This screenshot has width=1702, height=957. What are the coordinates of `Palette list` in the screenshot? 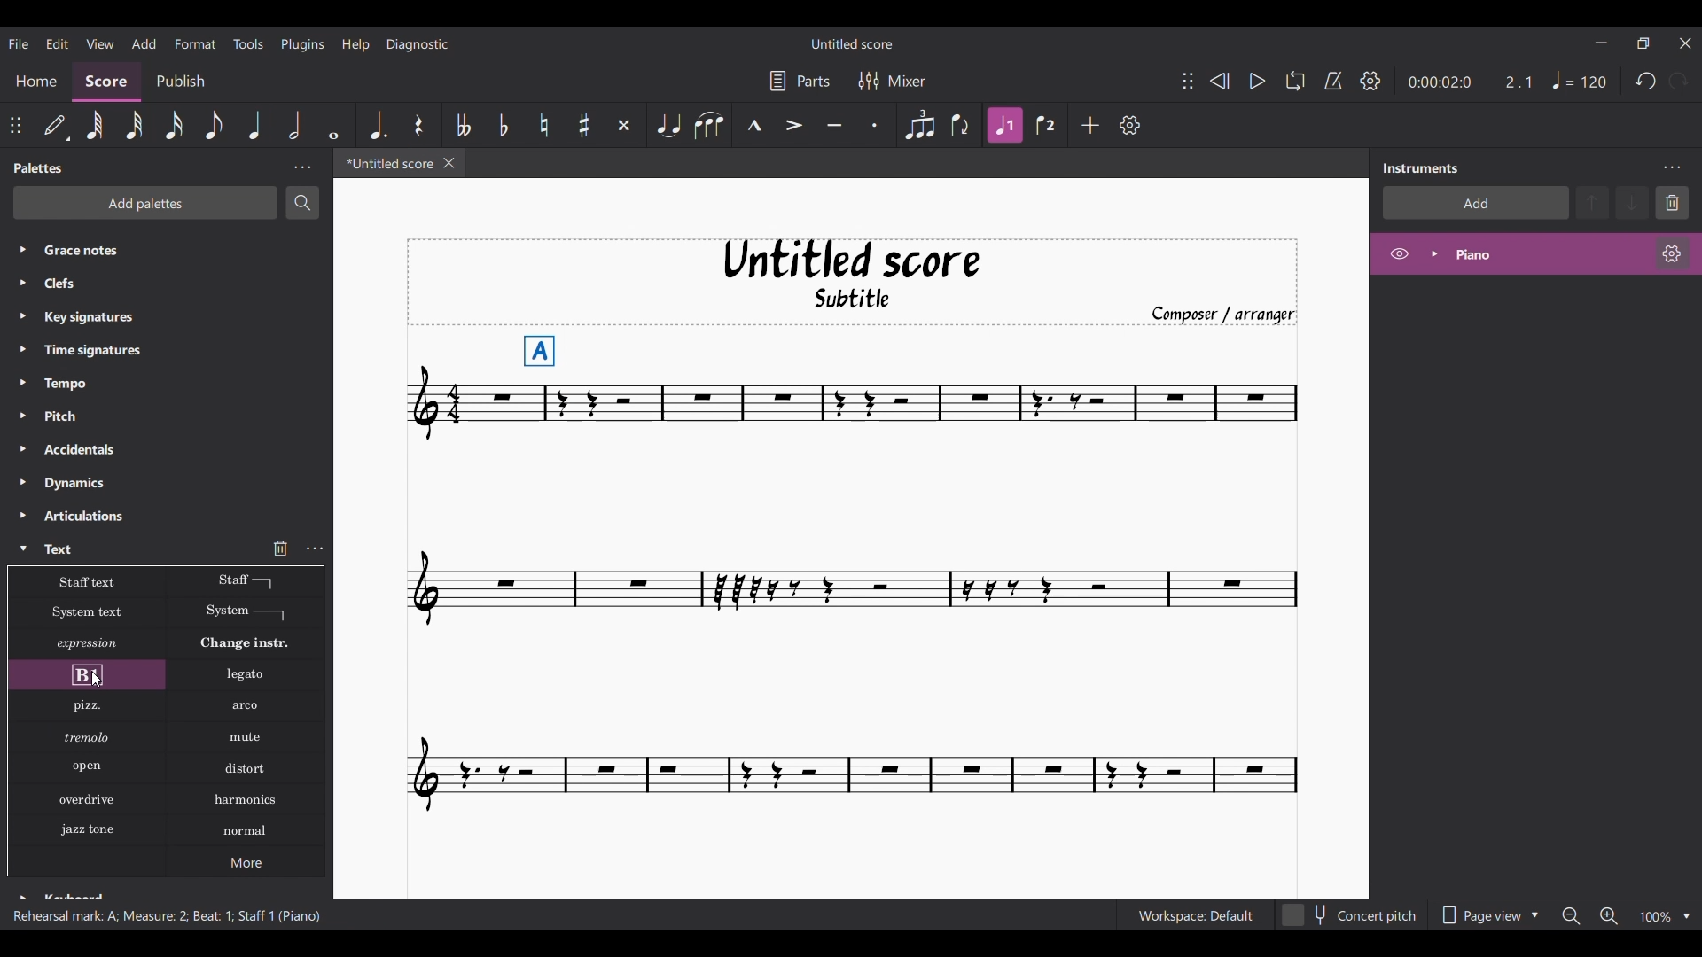 It's located at (145, 401).